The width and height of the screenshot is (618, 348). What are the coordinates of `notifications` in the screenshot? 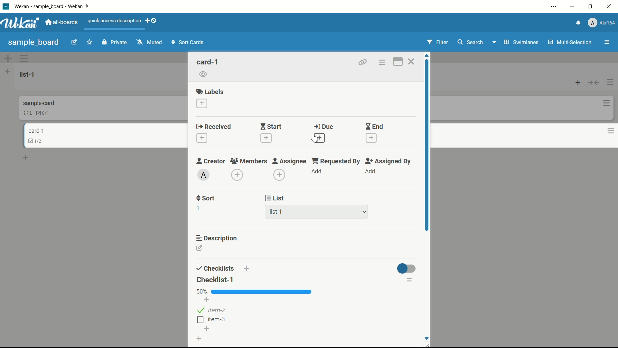 It's located at (576, 24).